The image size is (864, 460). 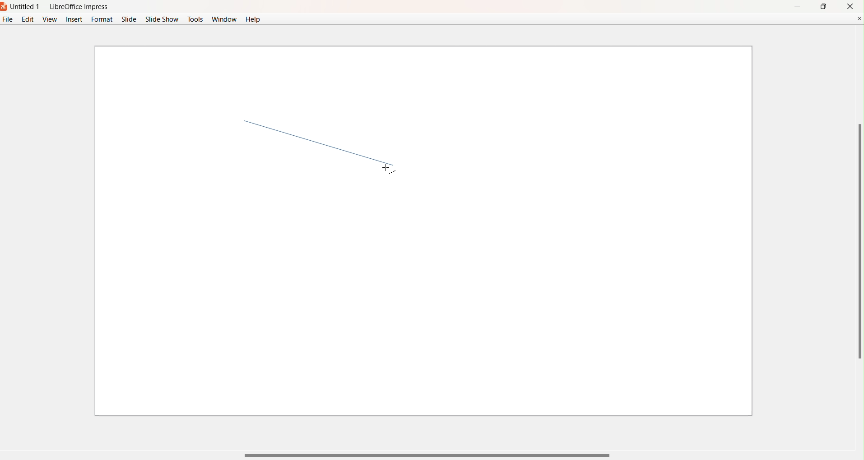 What do you see at coordinates (73, 21) in the screenshot?
I see `Insert` at bounding box center [73, 21].